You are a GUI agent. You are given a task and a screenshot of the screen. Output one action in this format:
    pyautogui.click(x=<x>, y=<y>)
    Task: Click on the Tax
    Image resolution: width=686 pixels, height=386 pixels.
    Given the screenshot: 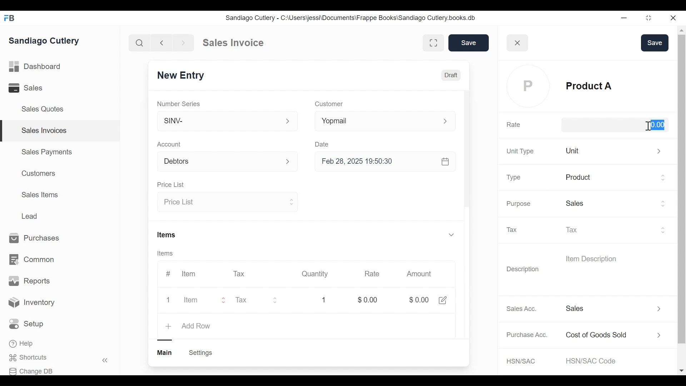 What is the action you would take?
    pyautogui.click(x=616, y=229)
    